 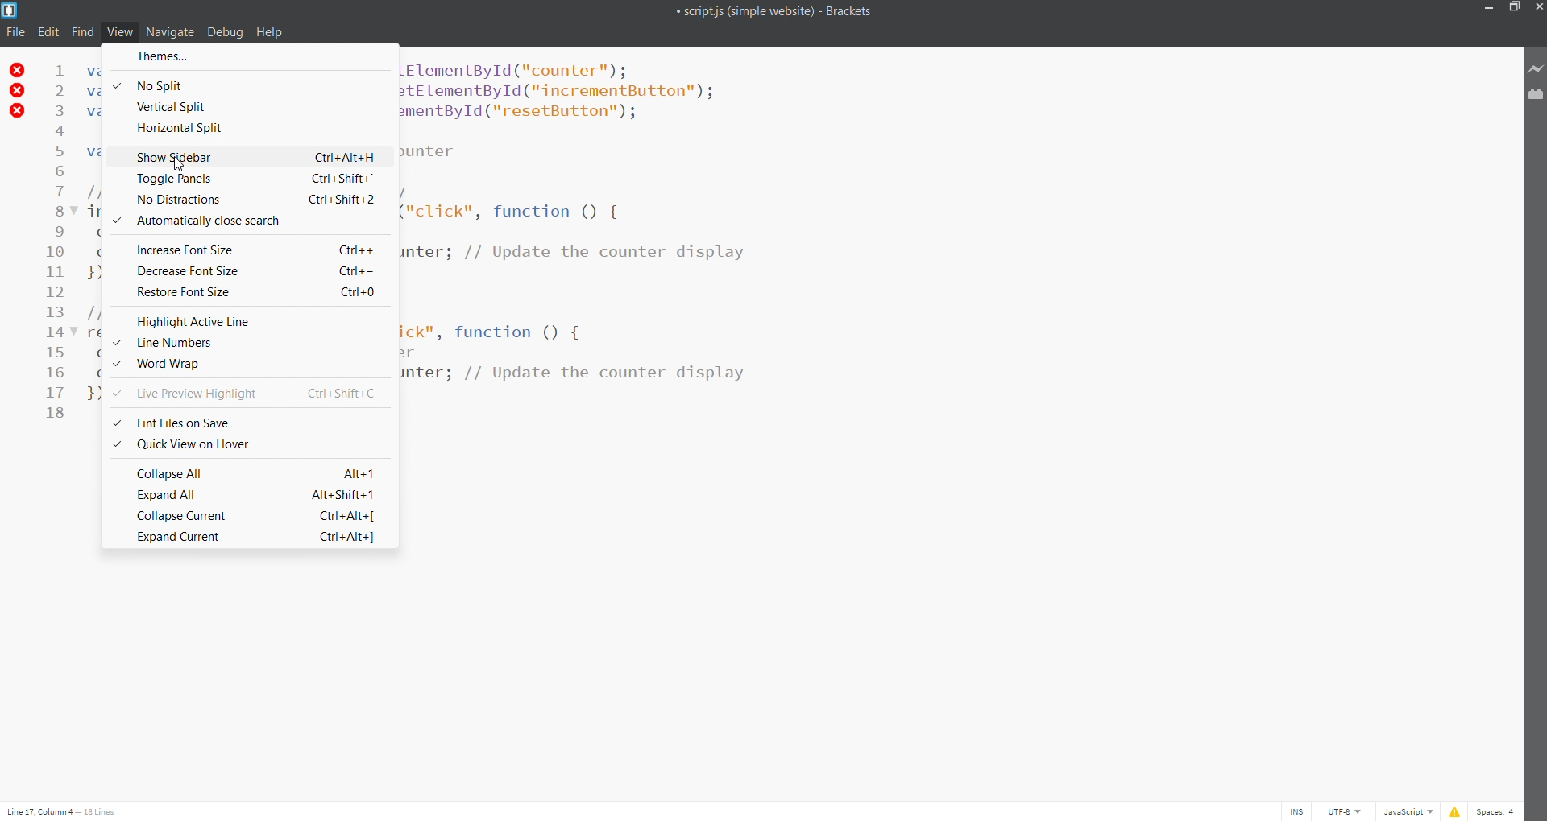 I want to click on no distractions, so click(x=247, y=199).